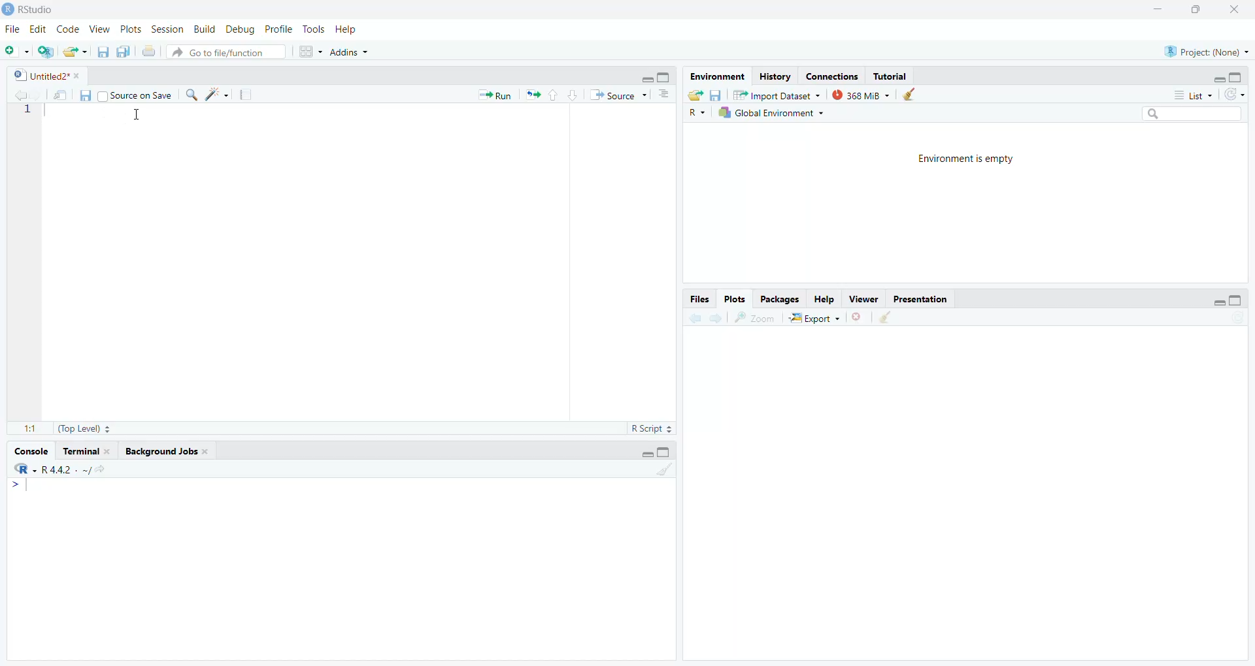  I want to click on maximise, so click(1238, 300).